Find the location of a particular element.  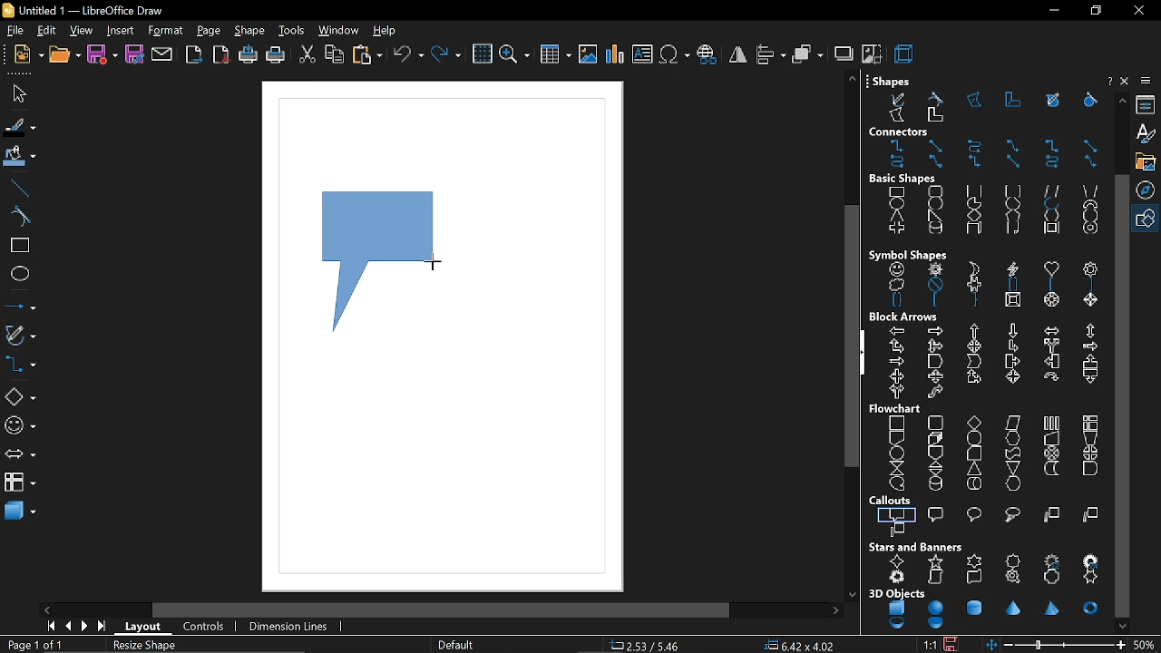

current page is located at coordinates (36, 646).